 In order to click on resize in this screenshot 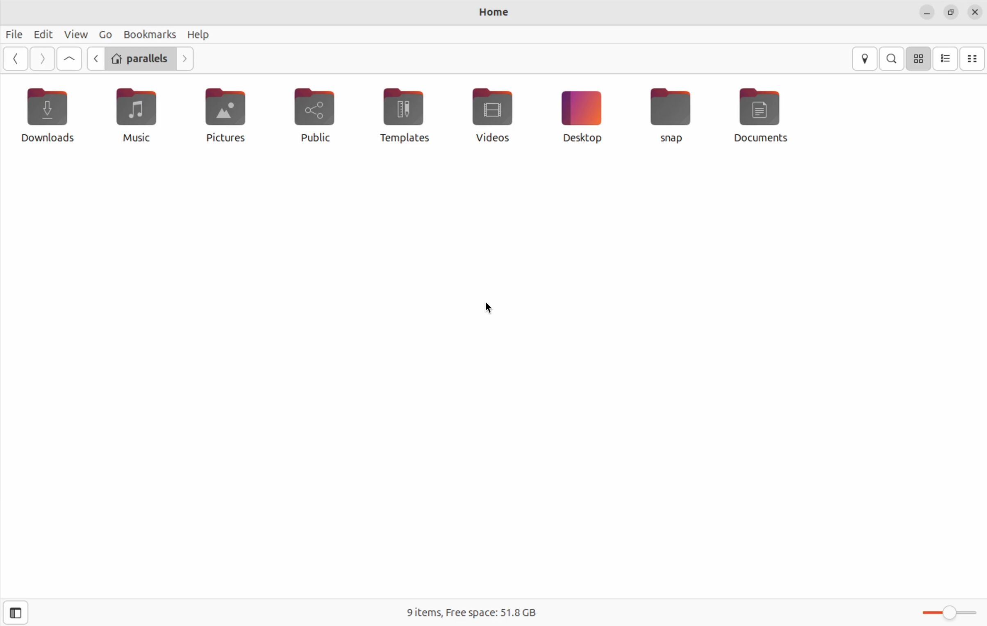, I will do `click(952, 11)`.